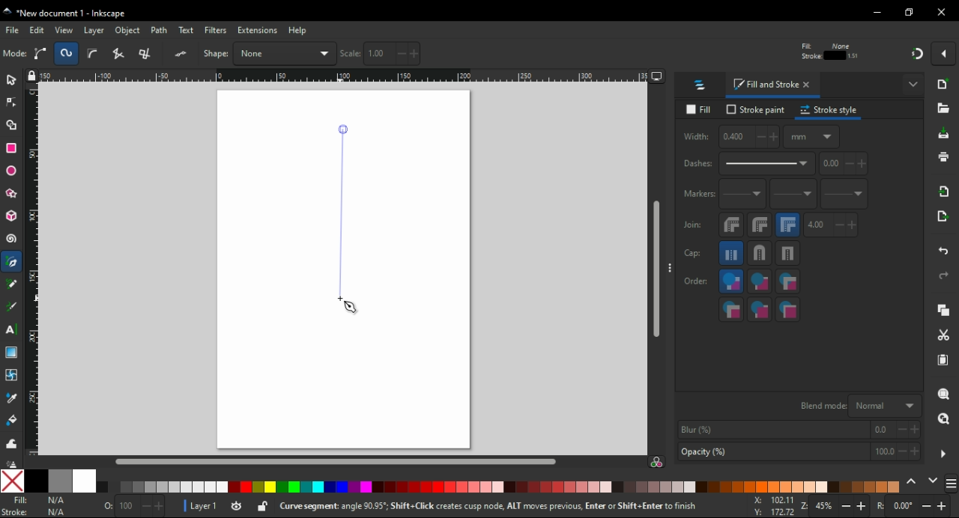 The height and width of the screenshot is (518, 959). I want to click on Ruler, so click(338, 77).